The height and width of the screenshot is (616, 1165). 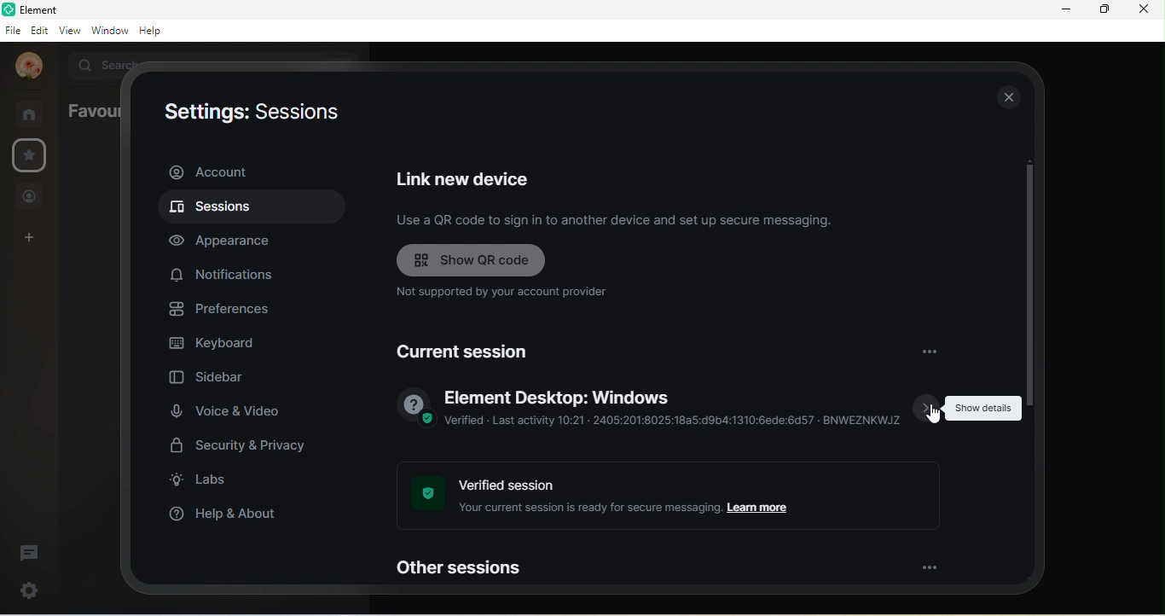 What do you see at coordinates (465, 567) in the screenshot?
I see `other sessions` at bounding box center [465, 567].